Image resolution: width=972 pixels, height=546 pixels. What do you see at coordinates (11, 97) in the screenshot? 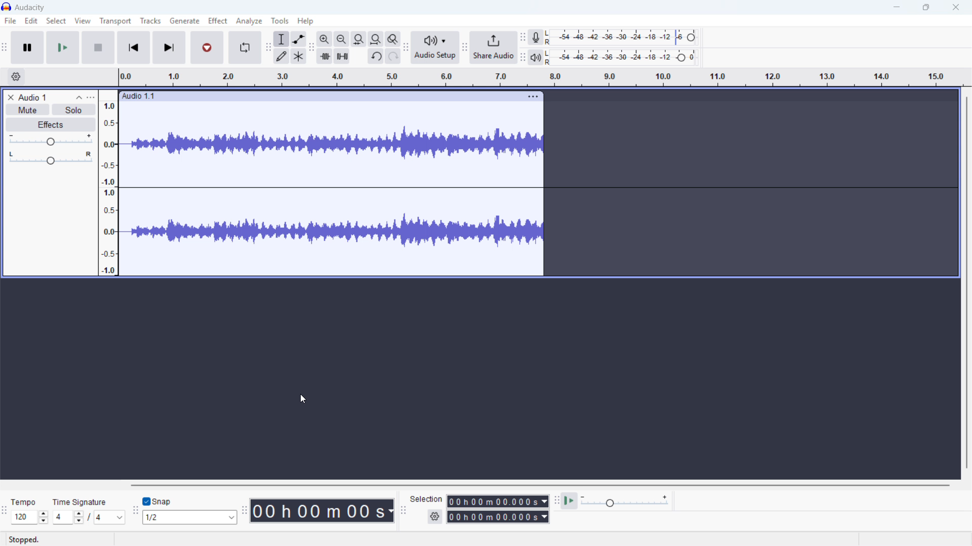
I see `Remove track ` at bounding box center [11, 97].